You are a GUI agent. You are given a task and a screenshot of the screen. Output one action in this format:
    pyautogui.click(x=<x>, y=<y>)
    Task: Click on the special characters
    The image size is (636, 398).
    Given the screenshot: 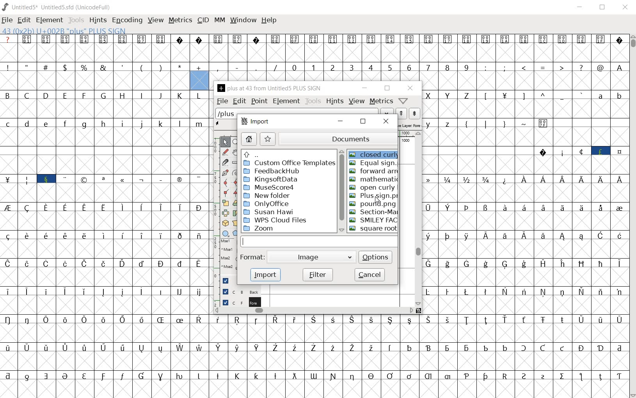 What is the action you would take?
    pyautogui.click(x=318, y=385)
    